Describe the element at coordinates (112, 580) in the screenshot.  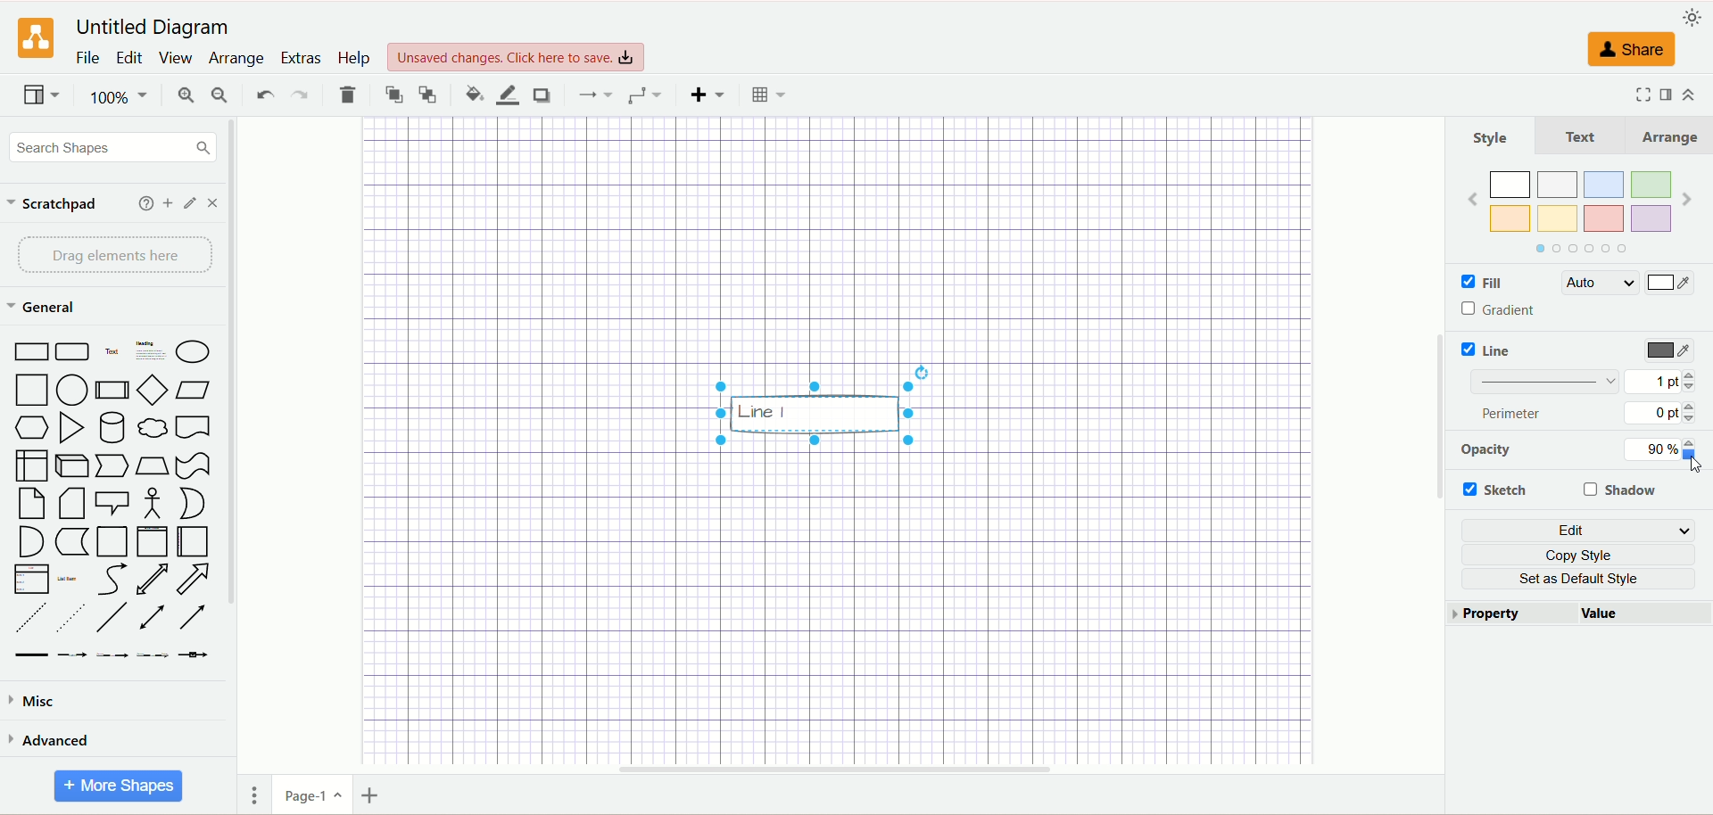
I see `Curve` at that location.